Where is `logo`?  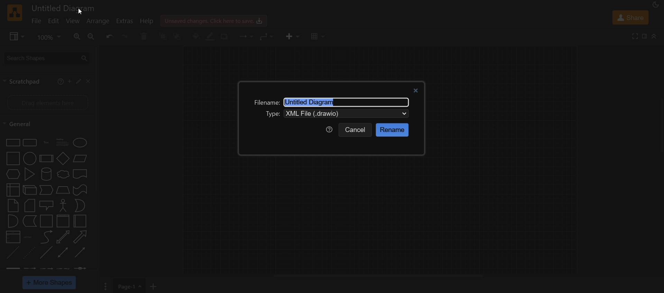
logo is located at coordinates (15, 13).